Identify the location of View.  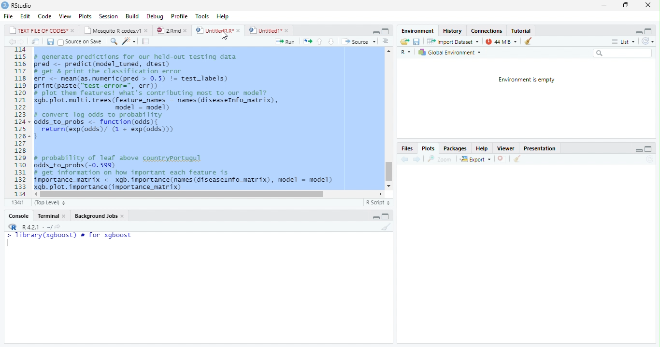
(65, 16).